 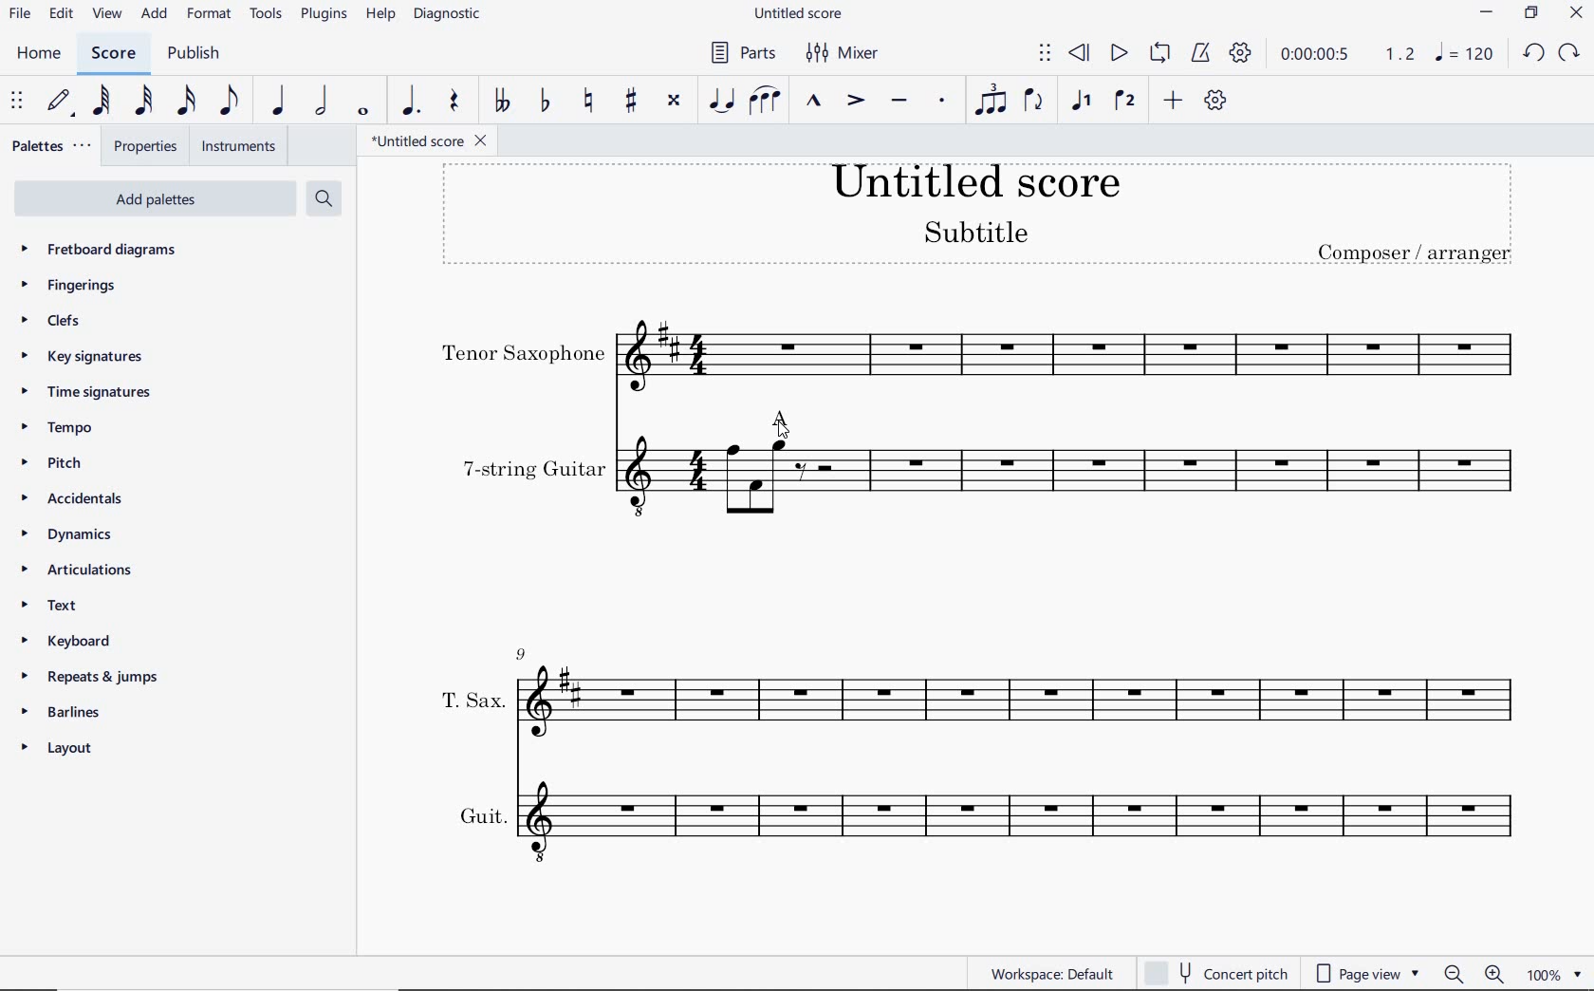 What do you see at coordinates (1158, 52) in the screenshot?
I see `LOOP PLAYBACK` at bounding box center [1158, 52].